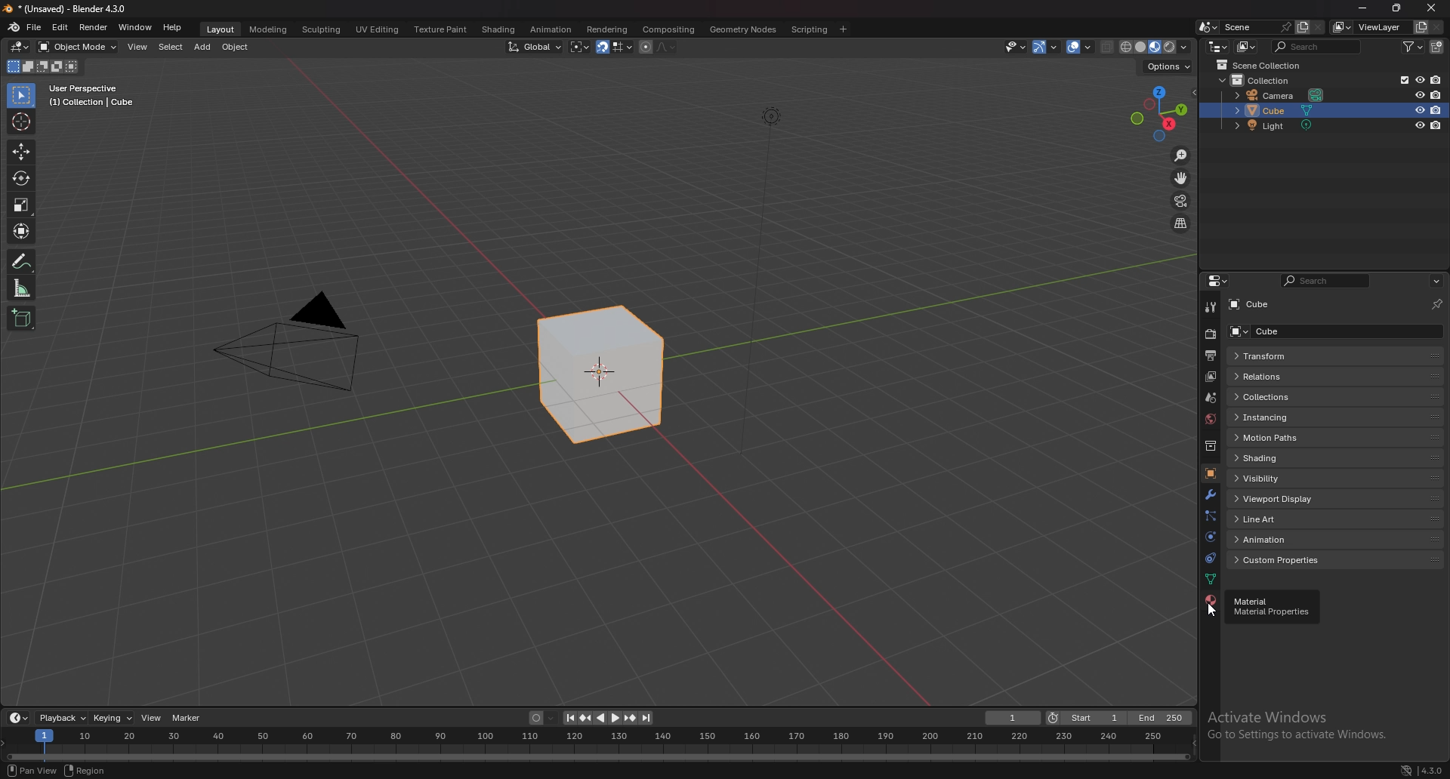  I want to click on hide in viewport, so click(1420, 79).